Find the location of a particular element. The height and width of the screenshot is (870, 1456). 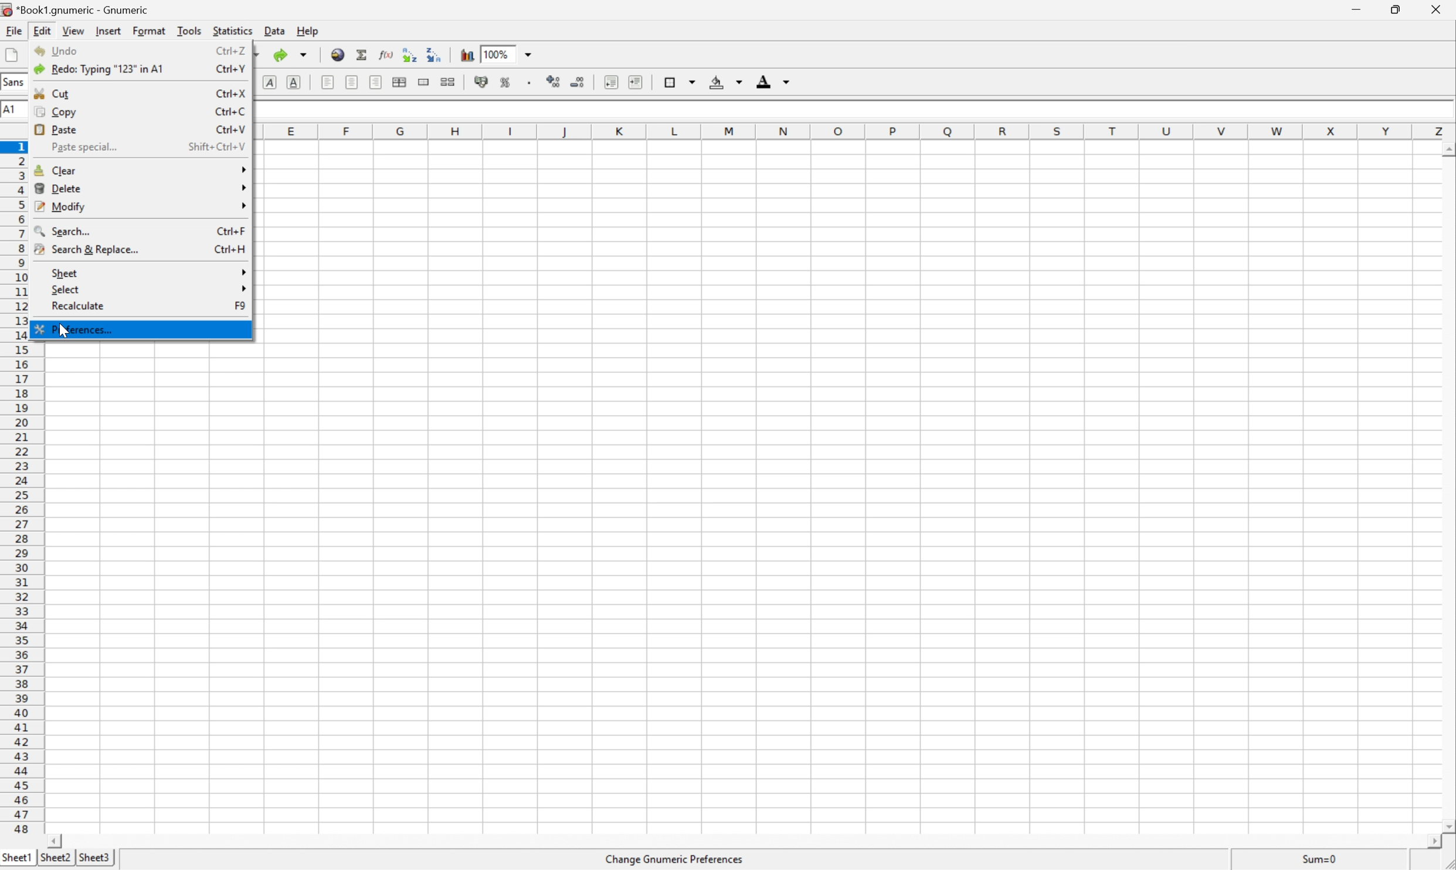

change gnumeric preferences is located at coordinates (679, 859).